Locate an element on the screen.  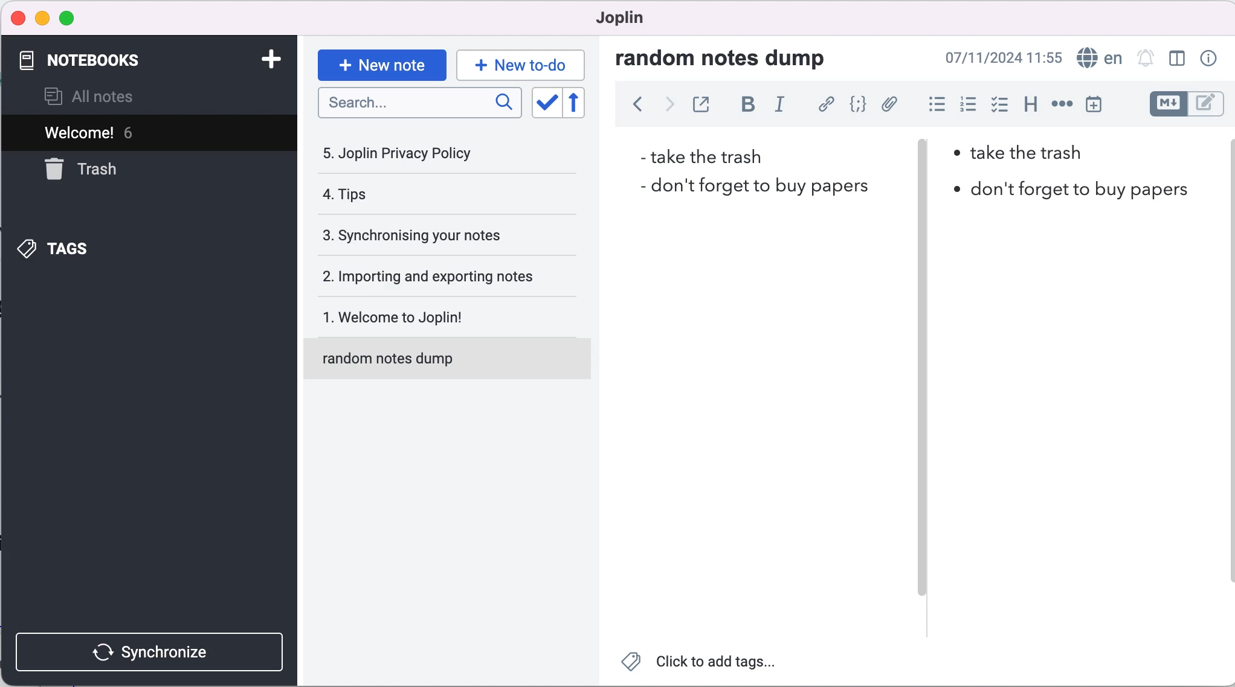
hyperlink is located at coordinates (824, 105).